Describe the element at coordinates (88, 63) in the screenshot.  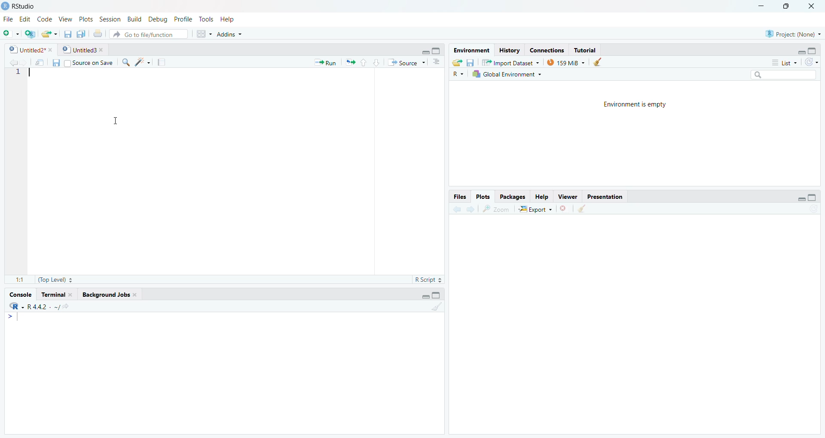
I see `Source on save` at that location.